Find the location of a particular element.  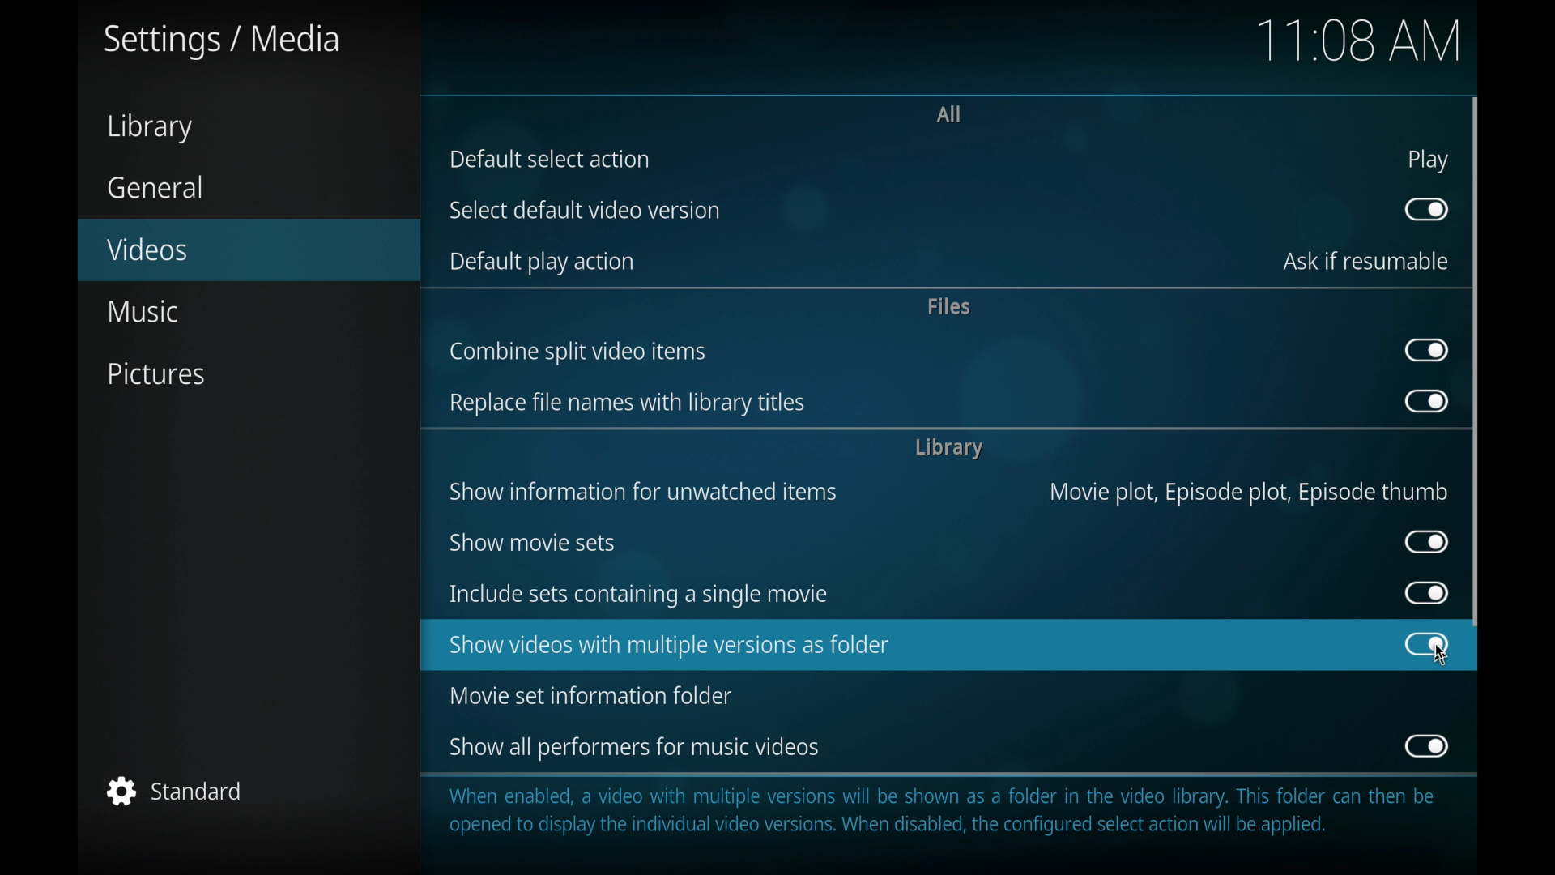

toggle button is located at coordinates (1425, 593).